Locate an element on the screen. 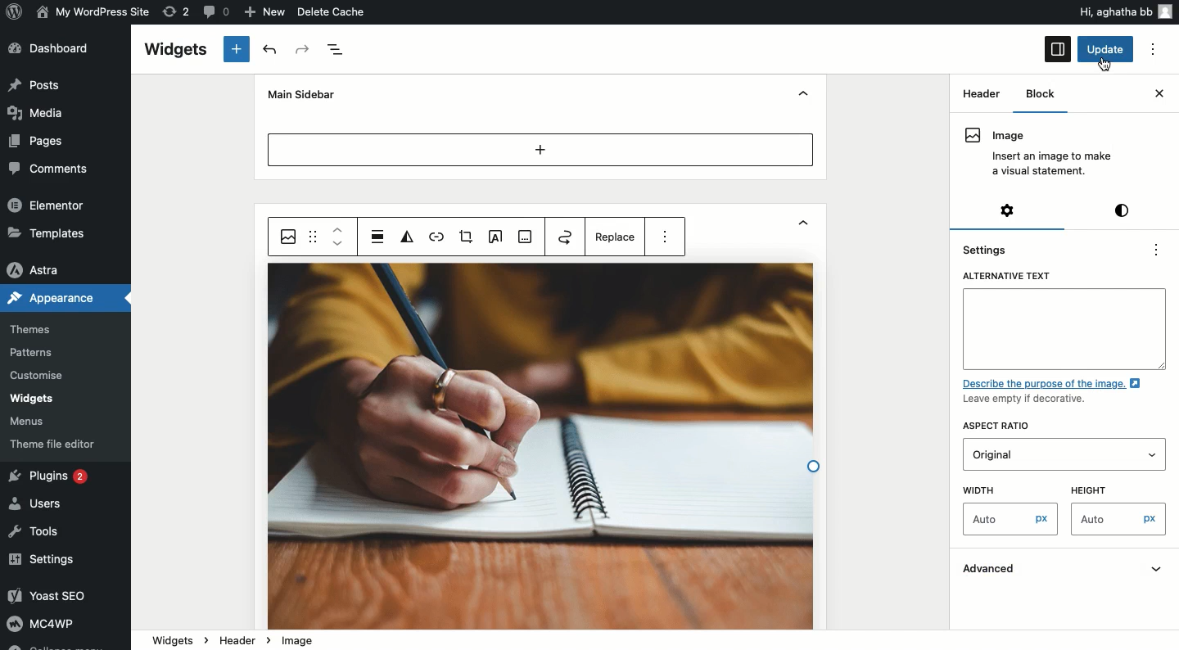 This screenshot has width=1179, height=650. Image is located at coordinates (1037, 153).